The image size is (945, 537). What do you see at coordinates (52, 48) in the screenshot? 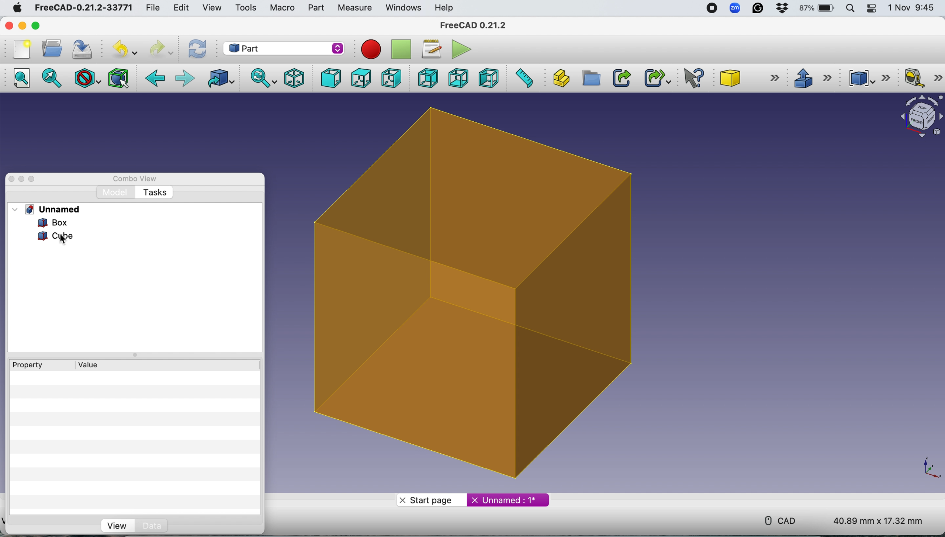
I see `Open` at bounding box center [52, 48].